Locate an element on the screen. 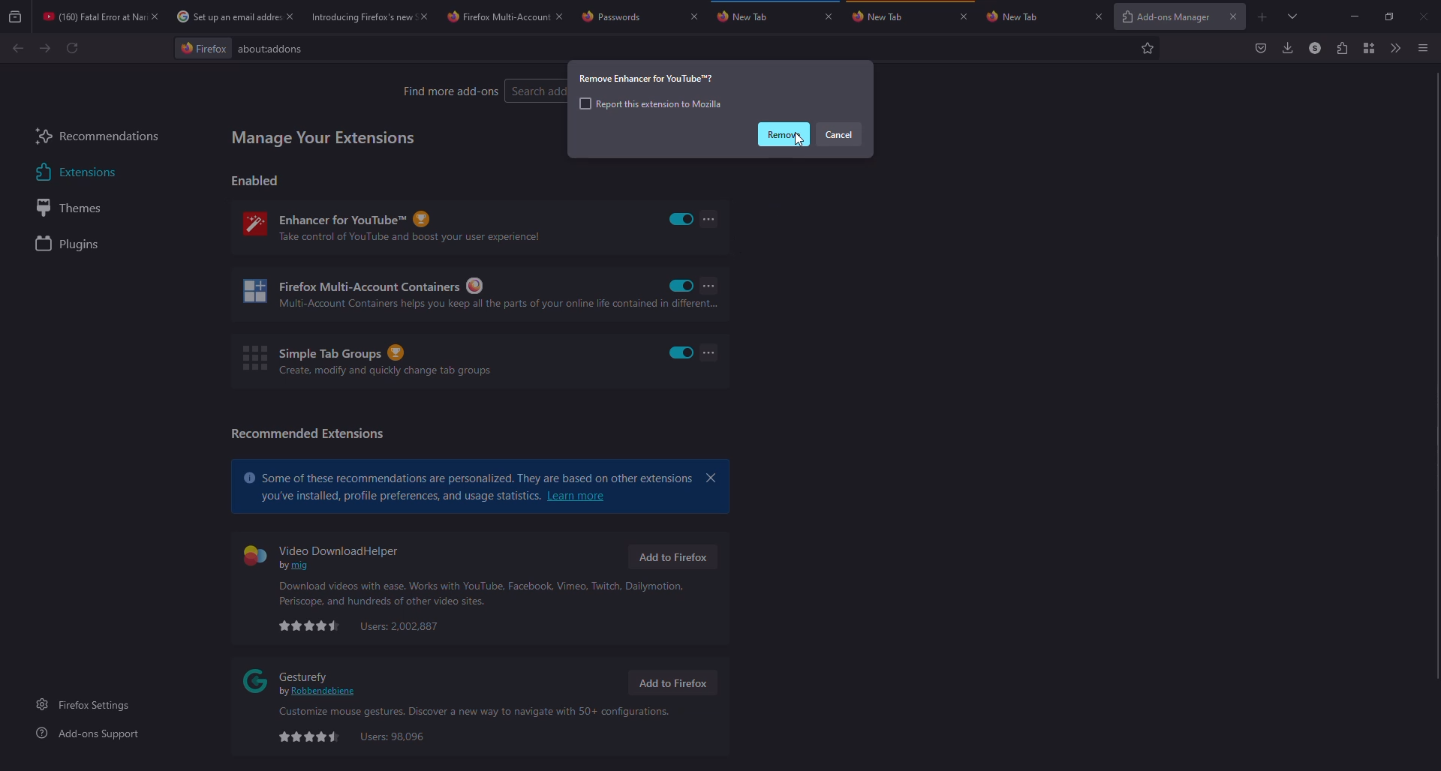 Image resolution: width=1441 pixels, height=771 pixels. video is located at coordinates (326, 555).